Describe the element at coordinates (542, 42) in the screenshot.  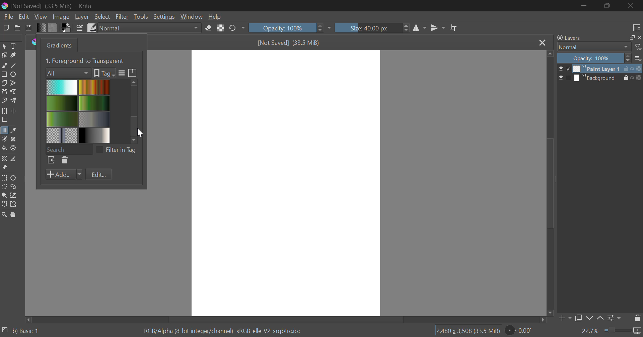
I see `Close` at that location.